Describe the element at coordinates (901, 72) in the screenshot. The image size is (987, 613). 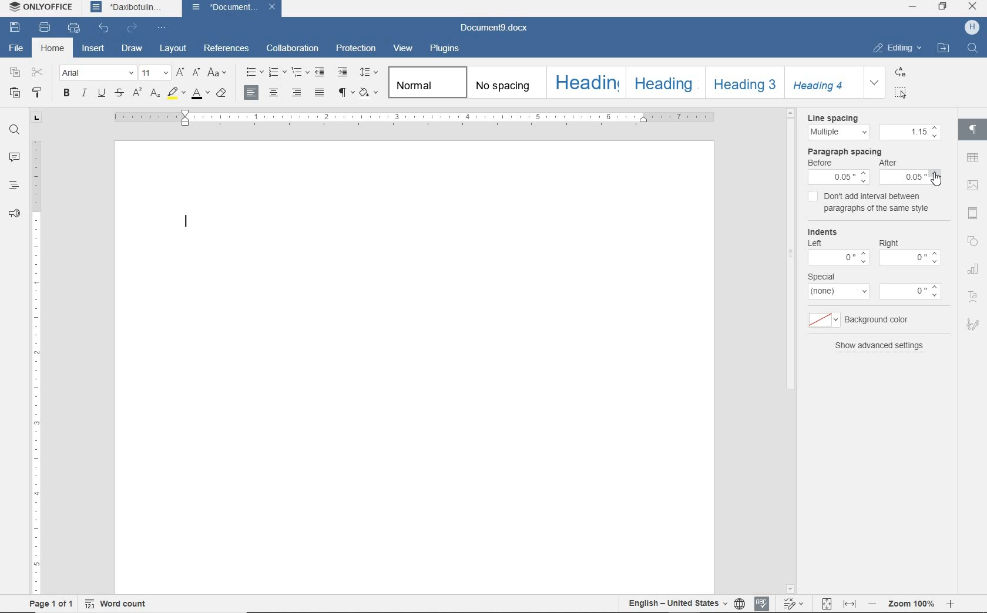
I see `REPLACE` at that location.